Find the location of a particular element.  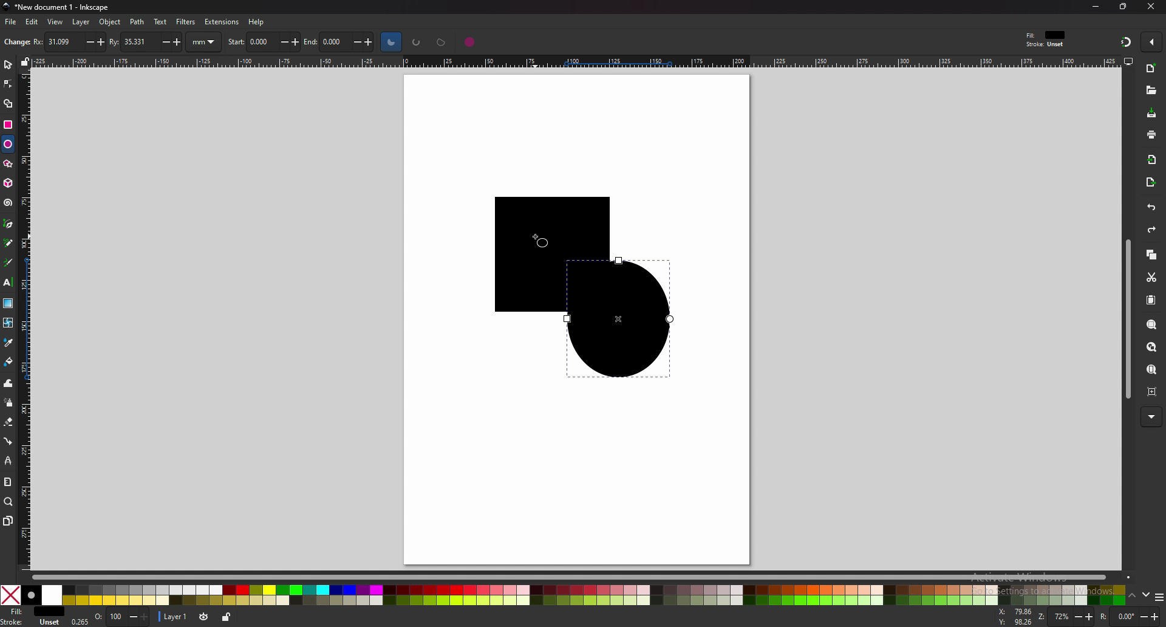

display options is located at coordinates (1128, 61).